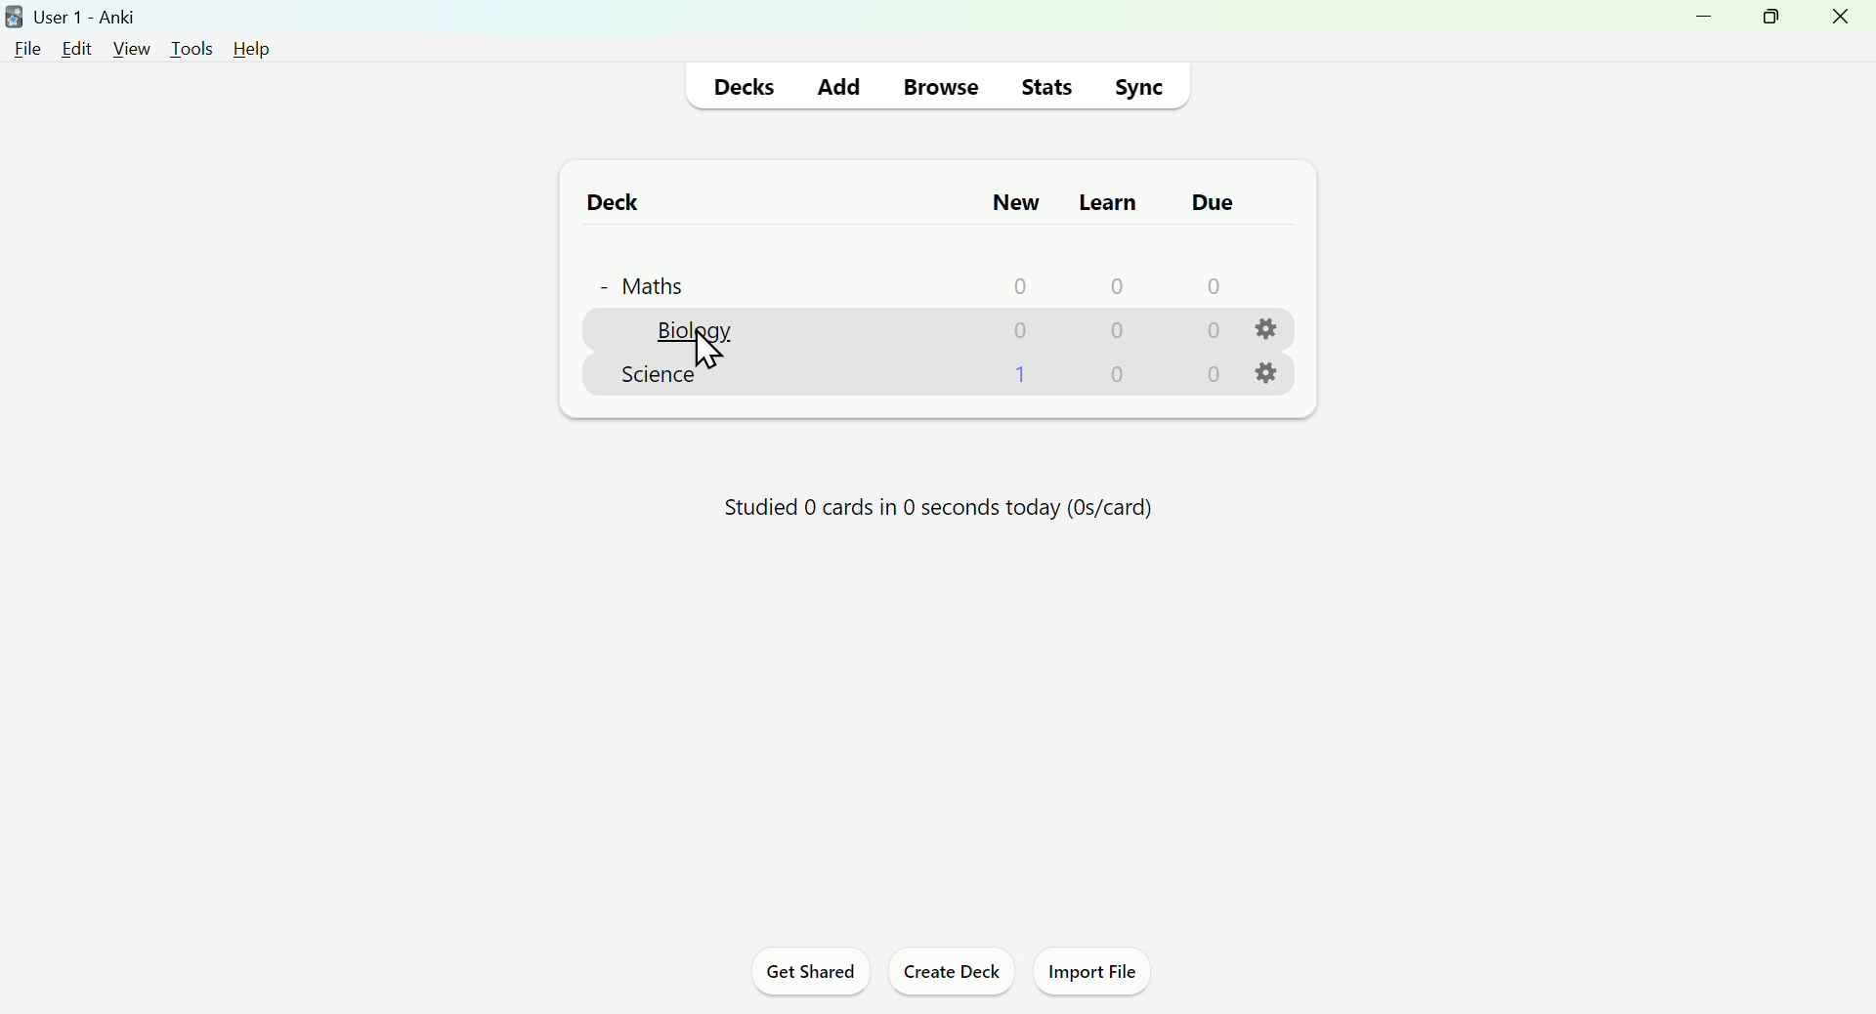 This screenshot has height=1014, width=1876. I want to click on due, so click(1214, 203).